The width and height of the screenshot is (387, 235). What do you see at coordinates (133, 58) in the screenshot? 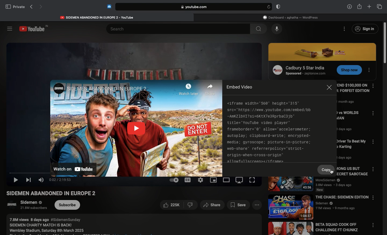
I see `Videos` at bounding box center [133, 58].